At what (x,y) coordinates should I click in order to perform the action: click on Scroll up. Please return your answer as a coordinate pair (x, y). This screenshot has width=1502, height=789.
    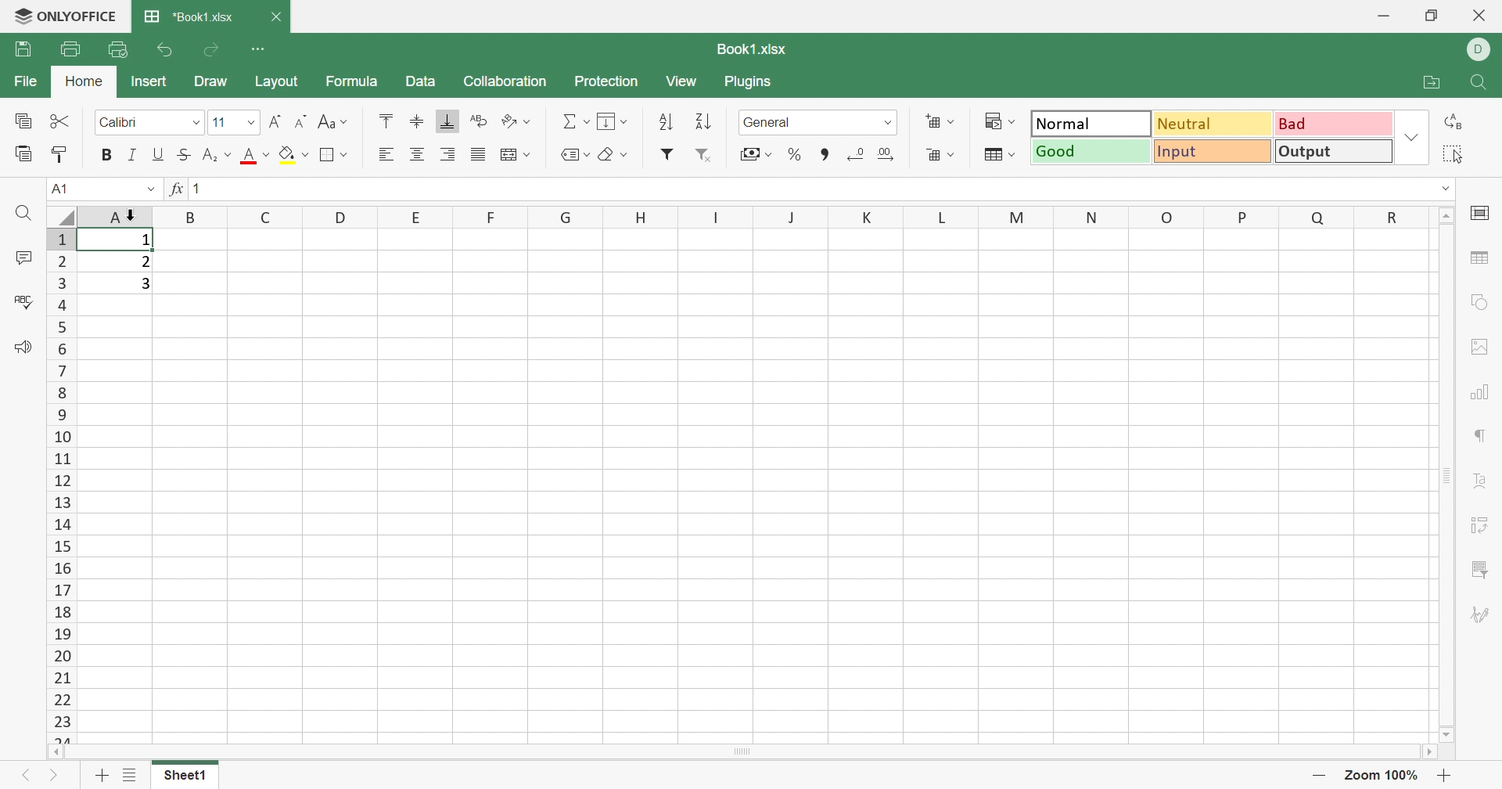
    Looking at the image, I should click on (1449, 214).